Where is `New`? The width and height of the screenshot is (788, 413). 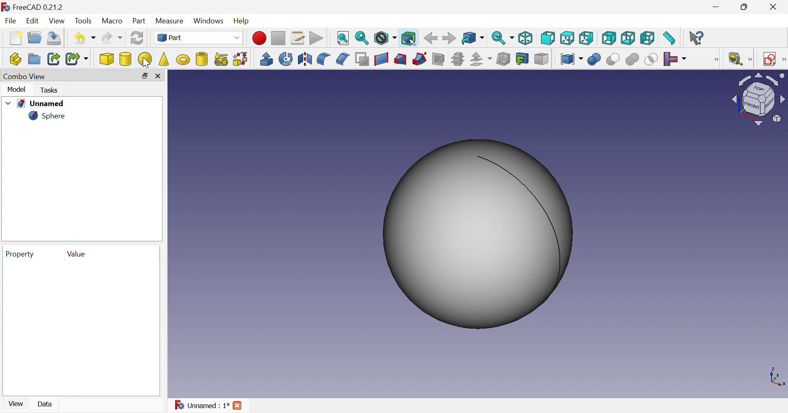 New is located at coordinates (15, 38).